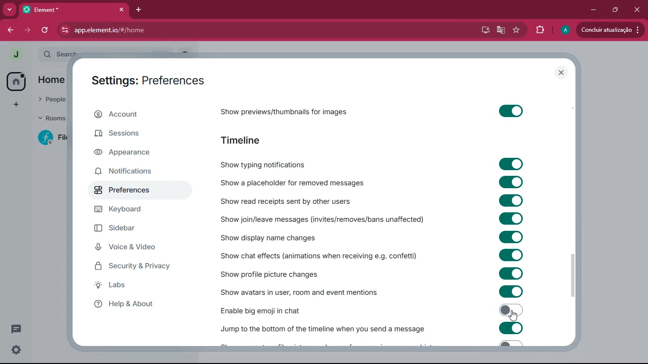 The height and width of the screenshot is (364, 648). What do you see at coordinates (136, 248) in the screenshot?
I see `voice & video` at bounding box center [136, 248].